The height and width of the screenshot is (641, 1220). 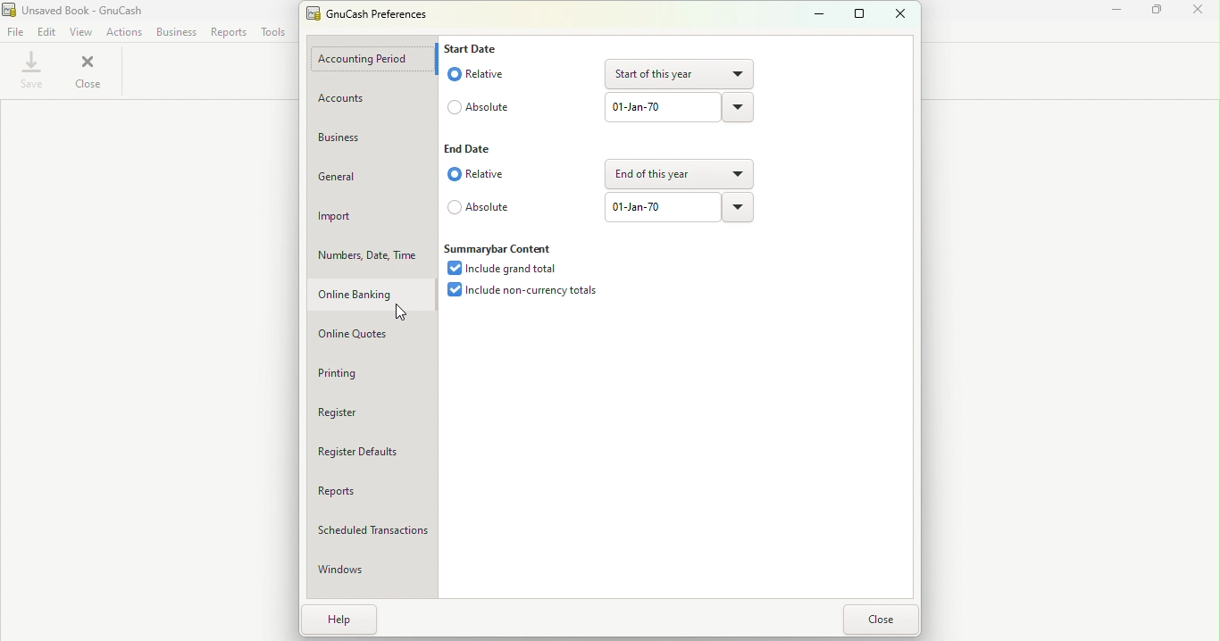 What do you see at coordinates (121, 34) in the screenshot?
I see `Actions` at bounding box center [121, 34].